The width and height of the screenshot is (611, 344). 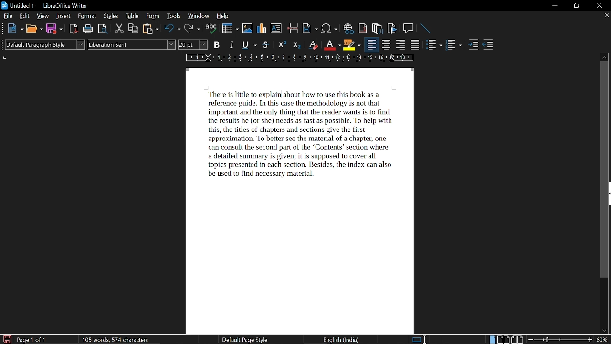 What do you see at coordinates (281, 94) in the screenshot?
I see `cursor` at bounding box center [281, 94].